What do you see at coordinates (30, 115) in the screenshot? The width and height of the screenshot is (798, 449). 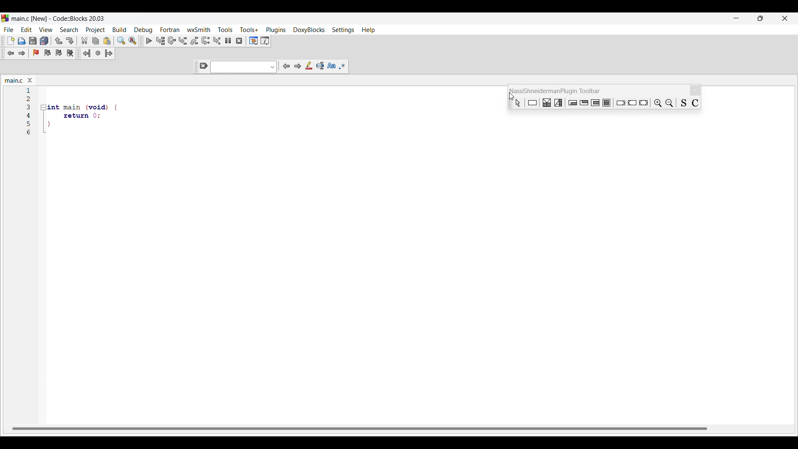 I see `` at bounding box center [30, 115].